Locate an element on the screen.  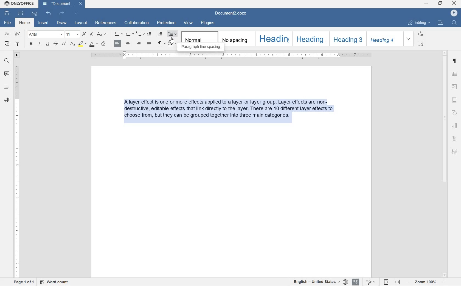
paragraph settings is located at coordinates (455, 62).